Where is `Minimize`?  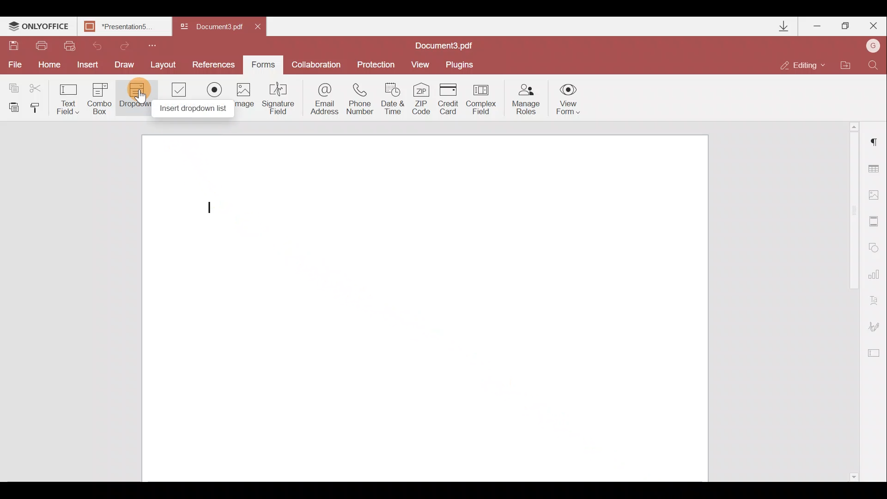 Minimize is located at coordinates (818, 24).